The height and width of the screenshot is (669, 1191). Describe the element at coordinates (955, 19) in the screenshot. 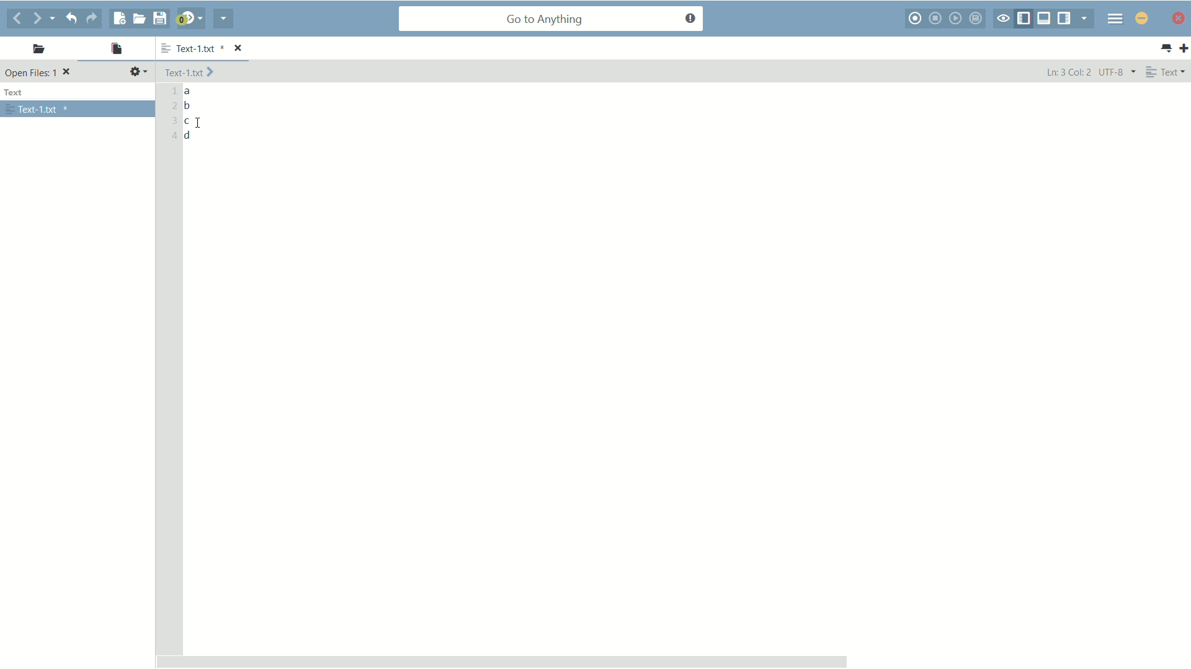

I see `start last macro` at that location.